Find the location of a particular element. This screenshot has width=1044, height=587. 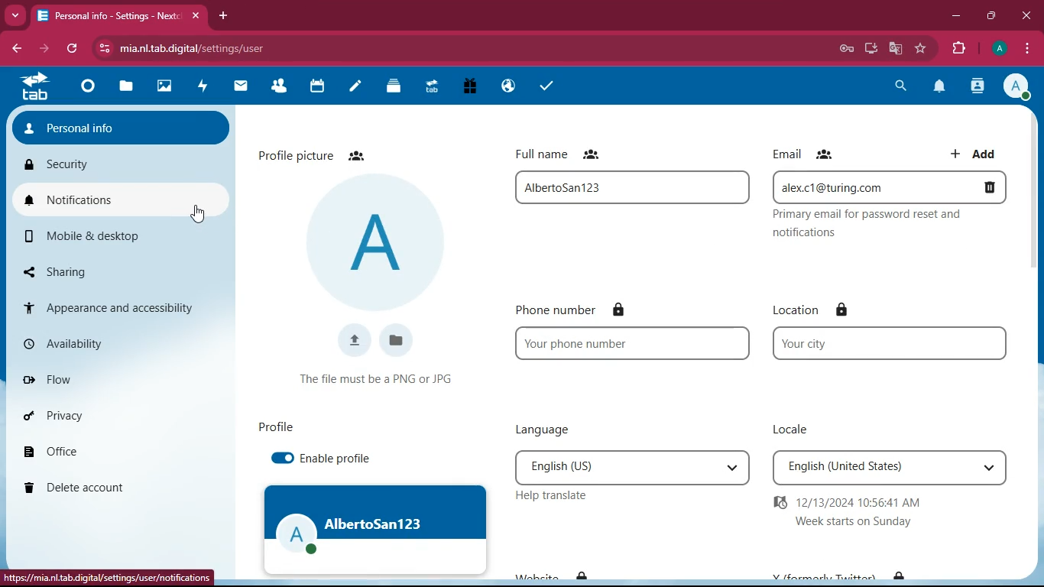

Drop down is located at coordinates (989, 468).